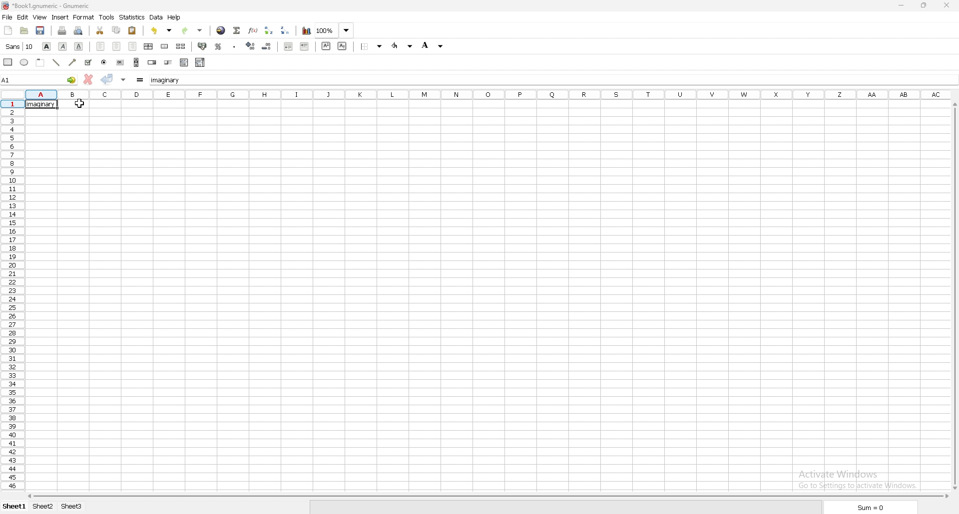  Describe the element at coordinates (24, 61) in the screenshot. I see `ellipse` at that location.